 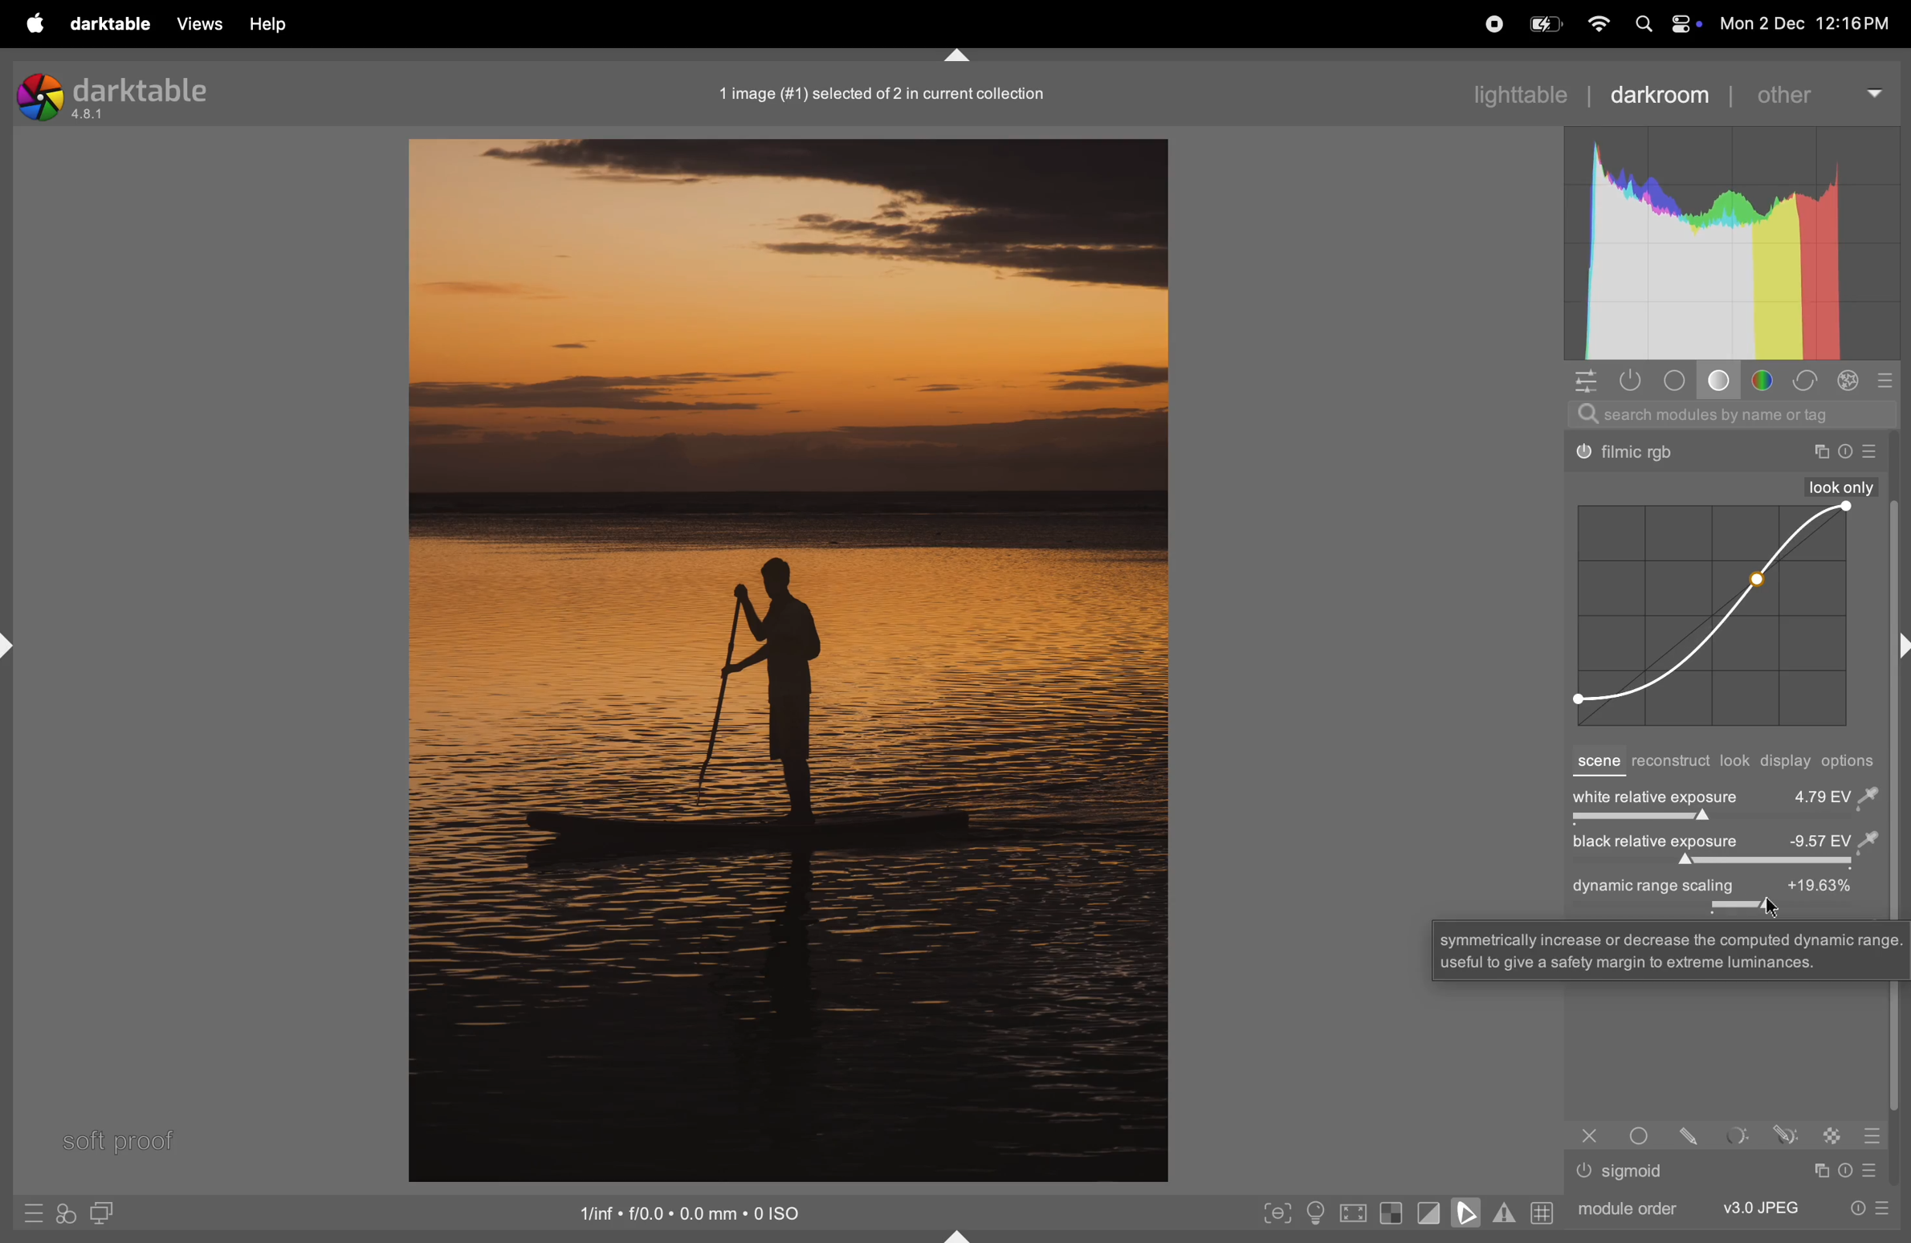 What do you see at coordinates (1545, 26) in the screenshot?
I see `batttery` at bounding box center [1545, 26].